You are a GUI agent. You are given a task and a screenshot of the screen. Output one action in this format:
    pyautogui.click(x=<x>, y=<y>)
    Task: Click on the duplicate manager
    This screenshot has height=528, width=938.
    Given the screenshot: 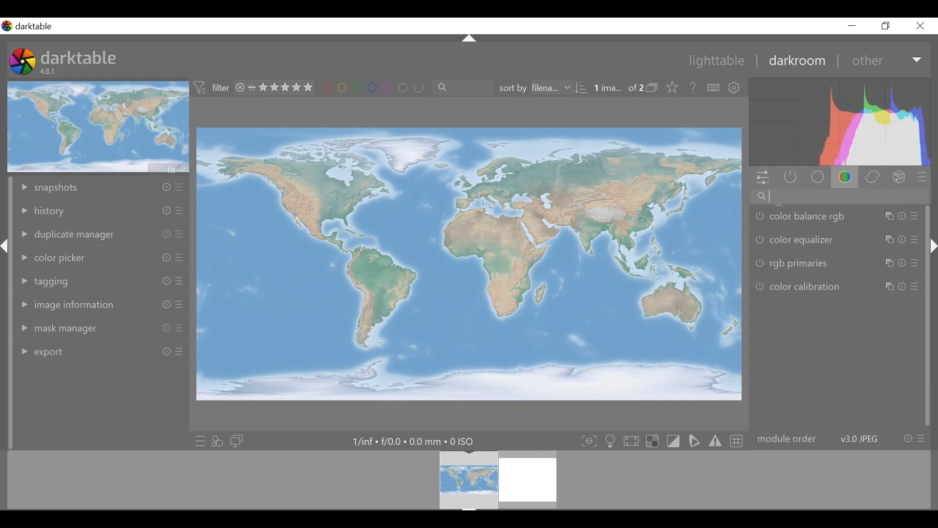 What is the action you would take?
    pyautogui.click(x=101, y=236)
    